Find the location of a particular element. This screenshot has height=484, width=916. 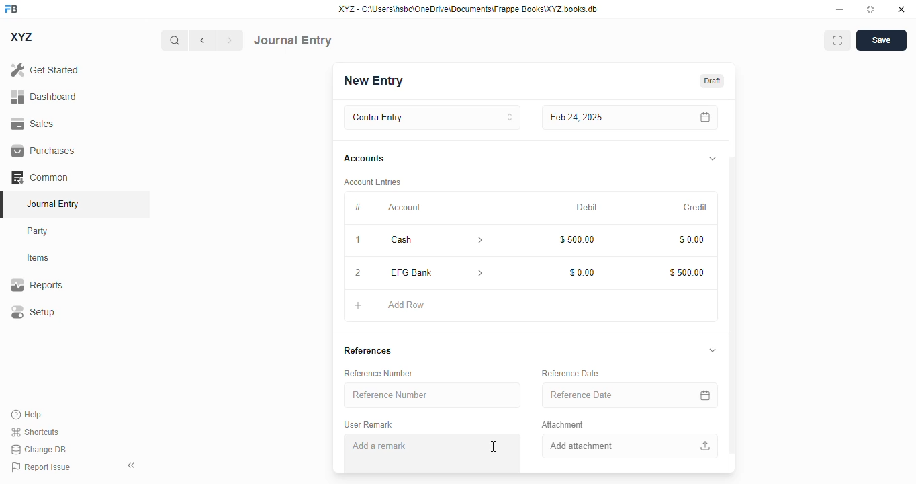

cursor is located at coordinates (493, 446).